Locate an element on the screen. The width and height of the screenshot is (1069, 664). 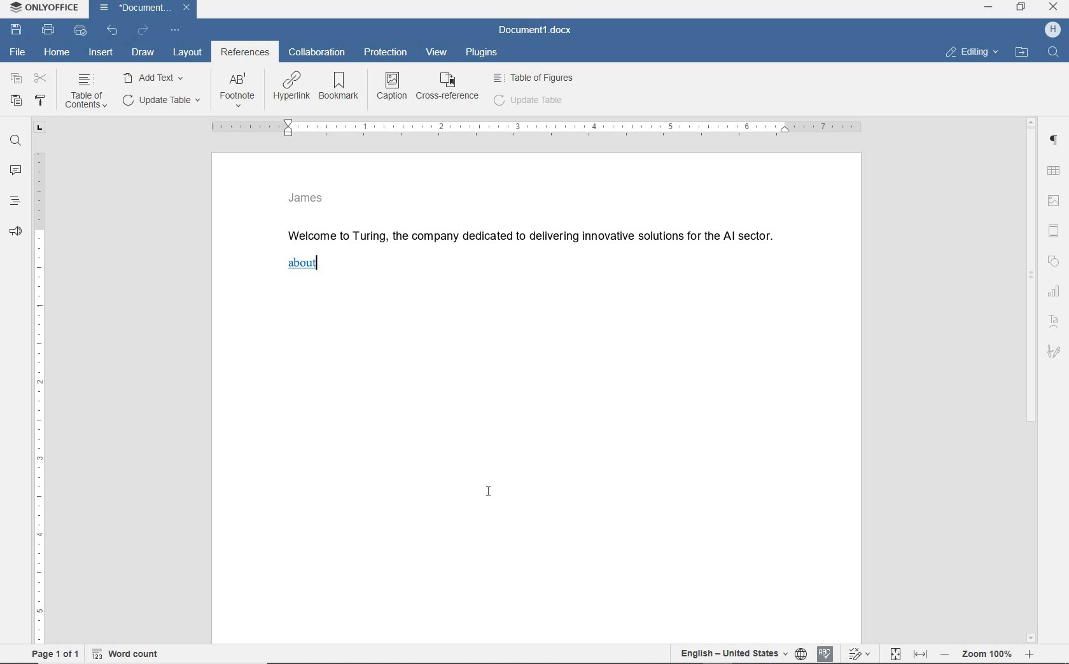
copy style is located at coordinates (42, 99).